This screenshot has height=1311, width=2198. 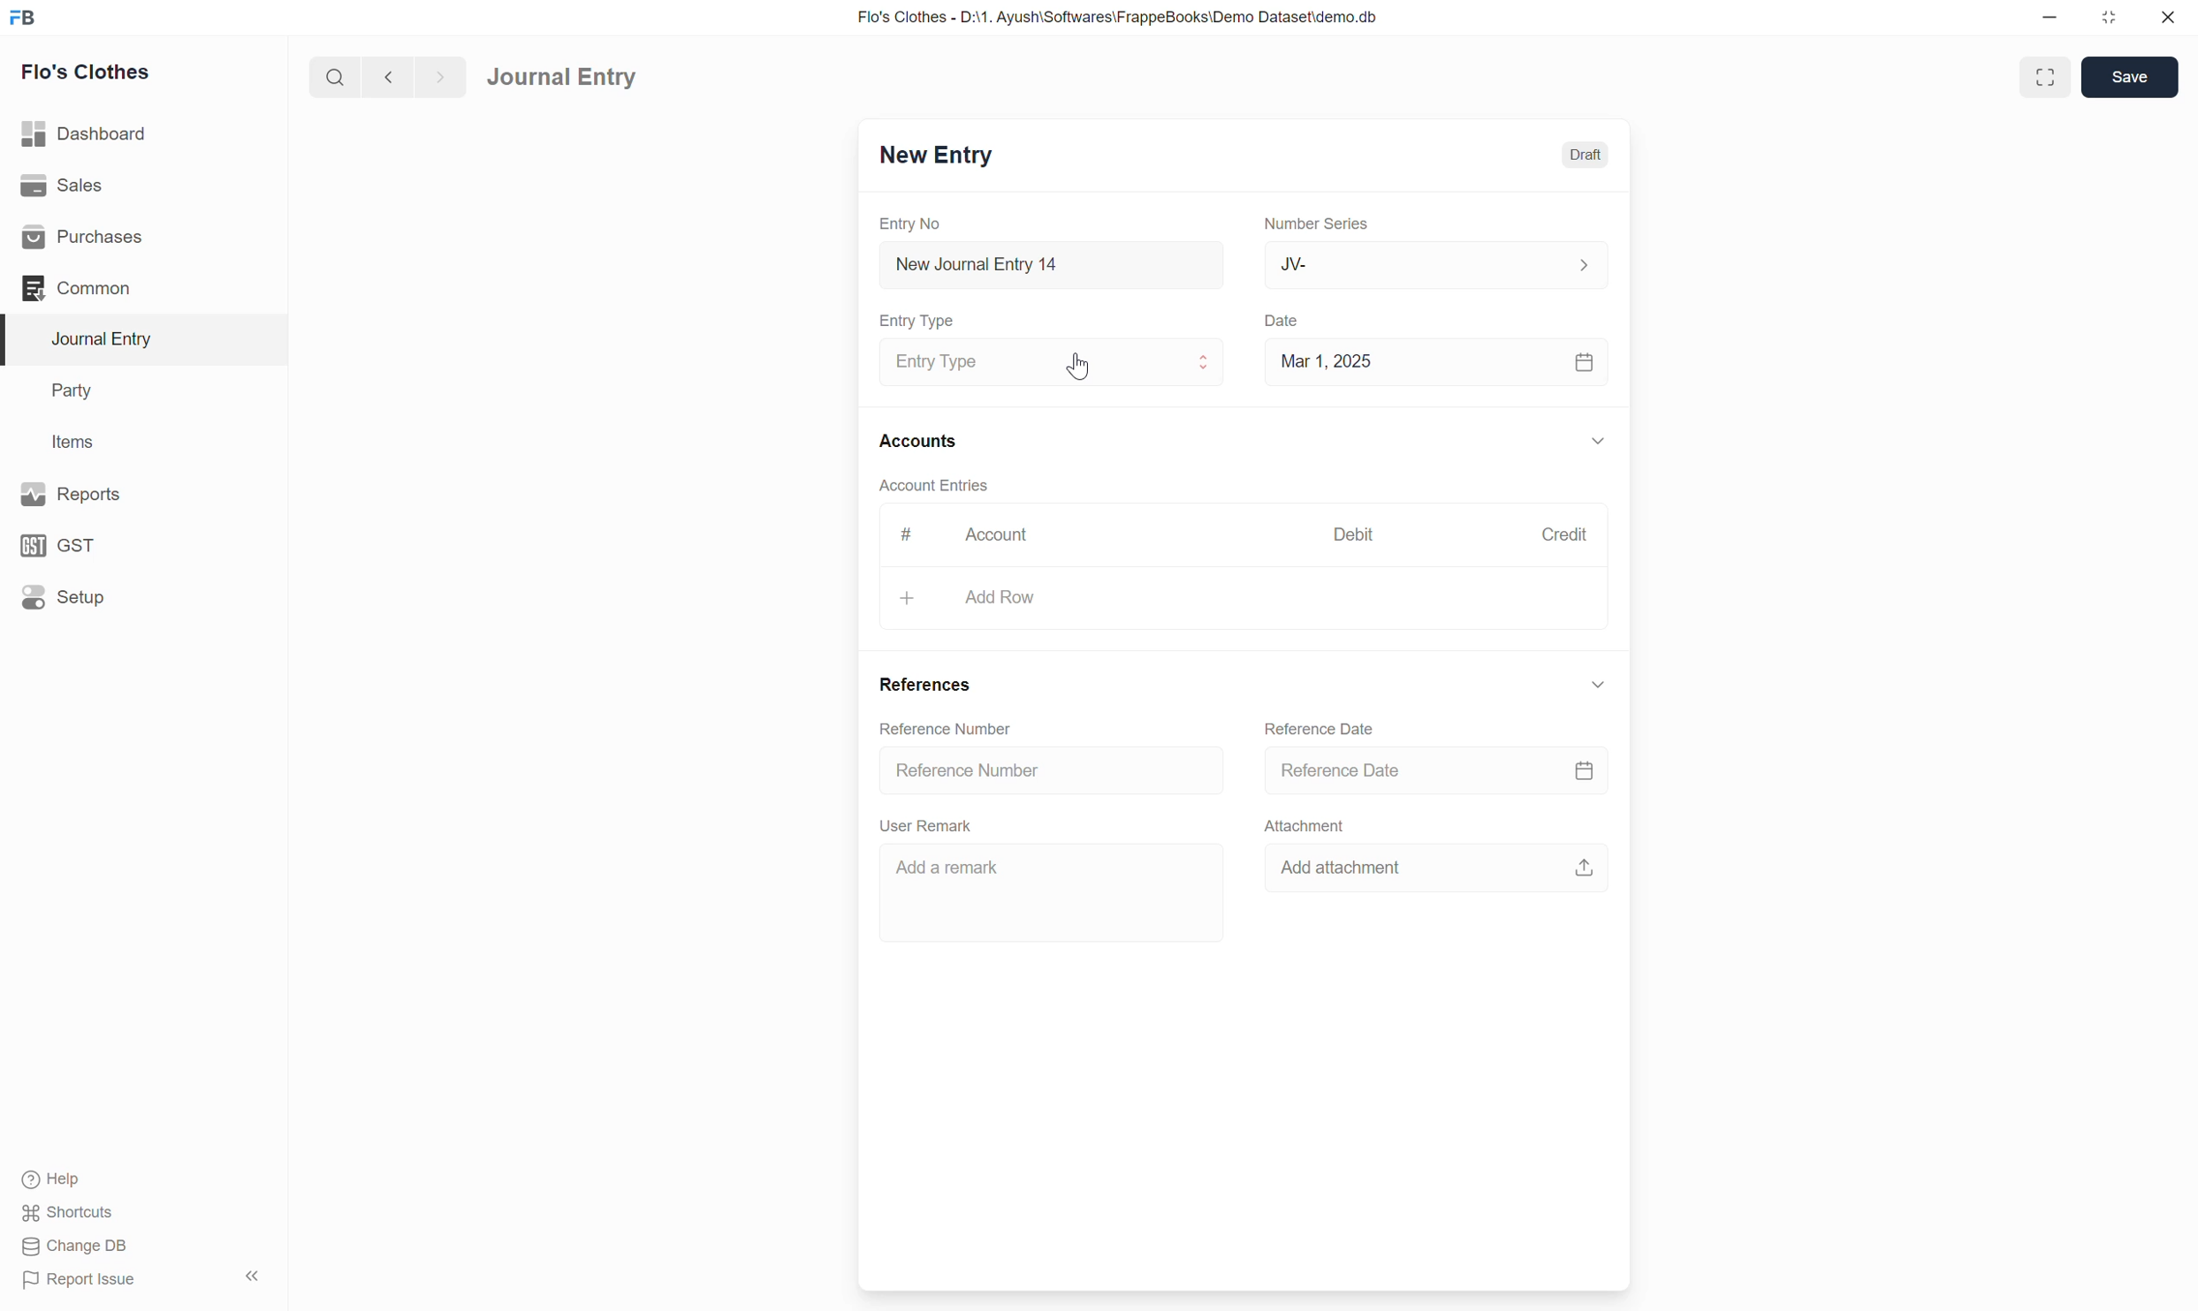 I want to click on New Journal Entry 14, so click(x=1008, y=265).